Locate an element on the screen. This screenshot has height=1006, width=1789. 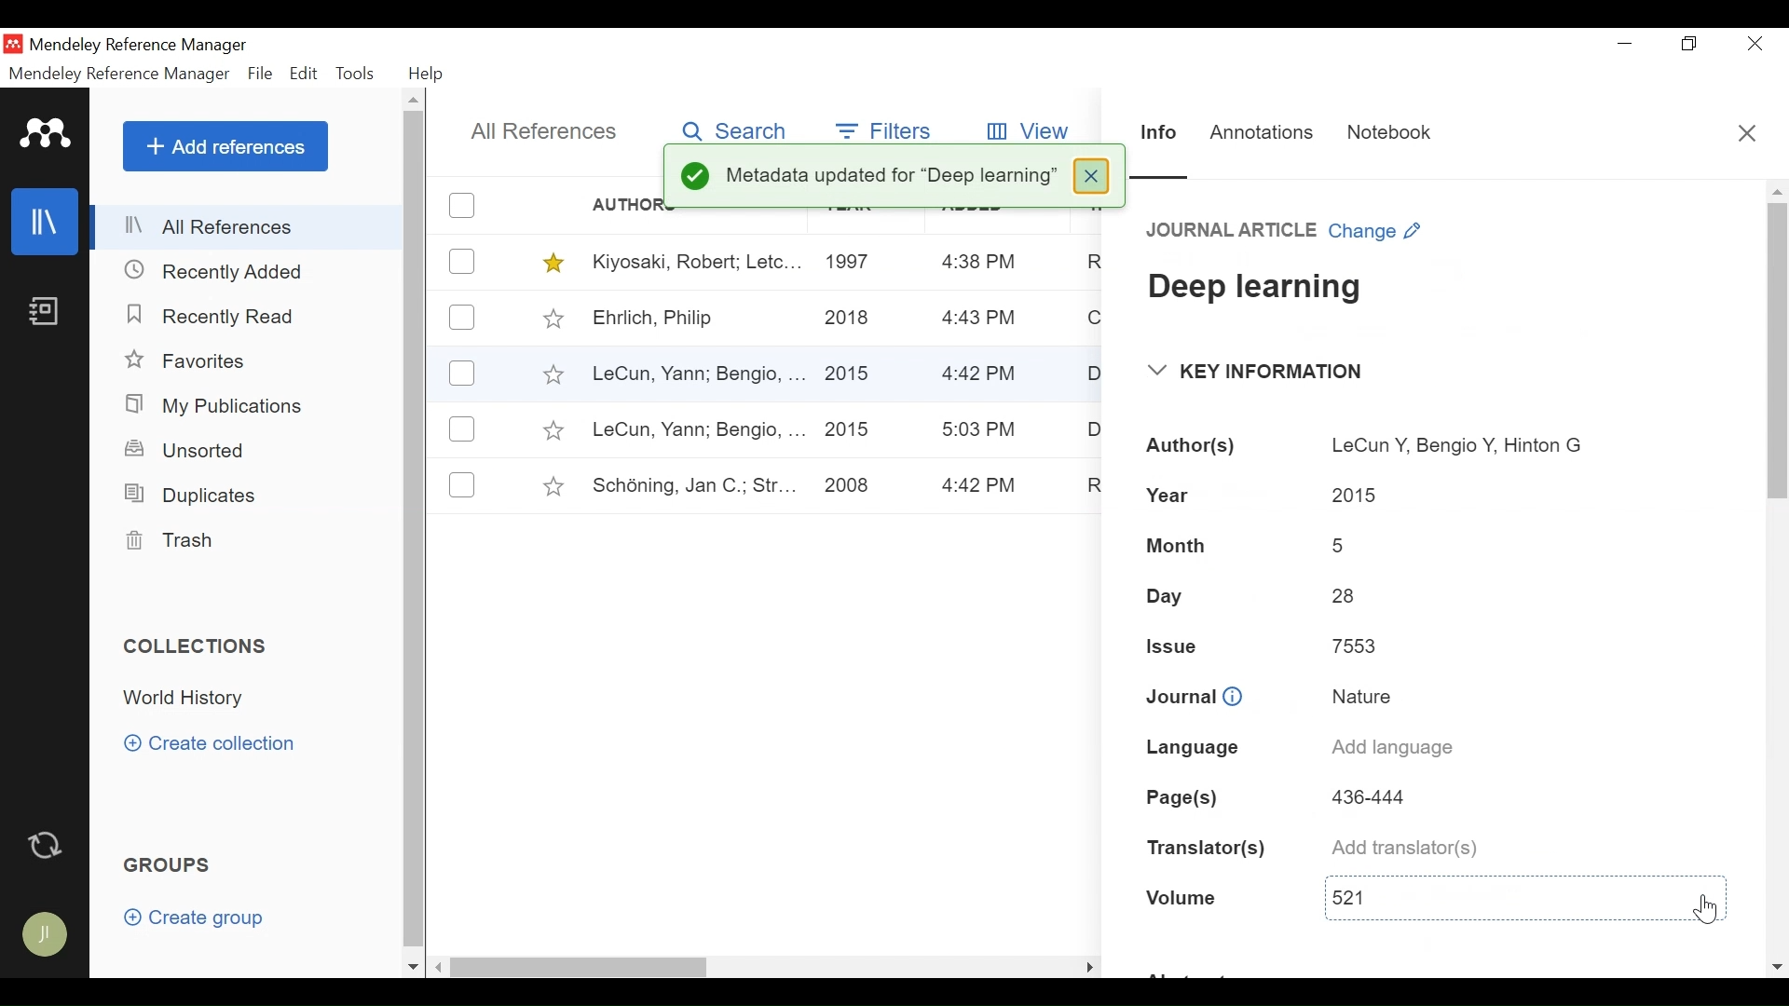
Avatar is located at coordinates (47, 932).